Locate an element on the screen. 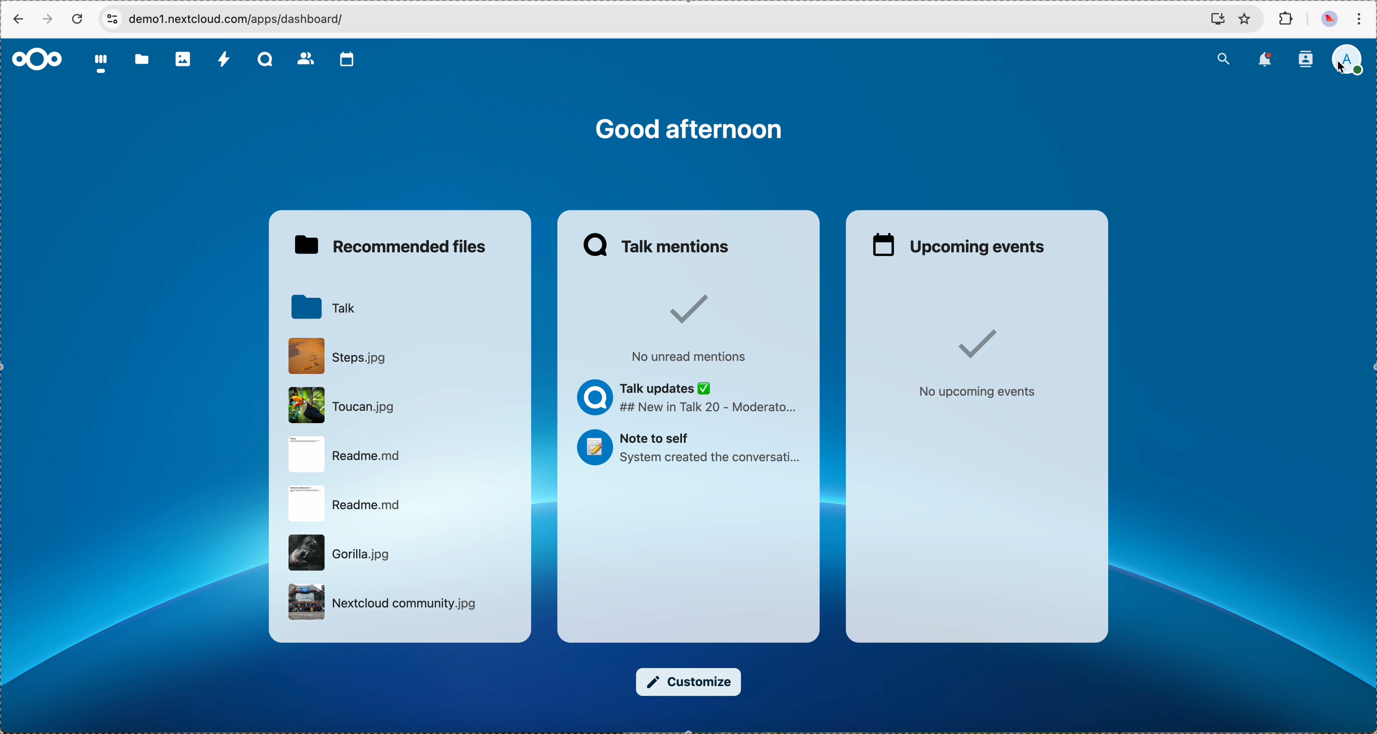 The width and height of the screenshot is (1377, 734). file is located at coordinates (339, 406).